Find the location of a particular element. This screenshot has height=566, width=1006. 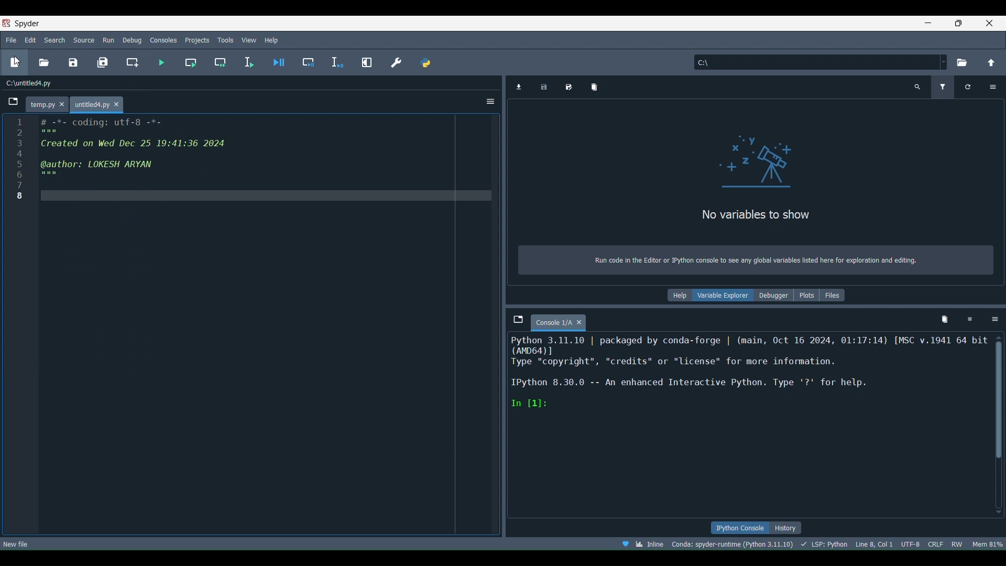

Browse a working directory is located at coordinates (963, 63).